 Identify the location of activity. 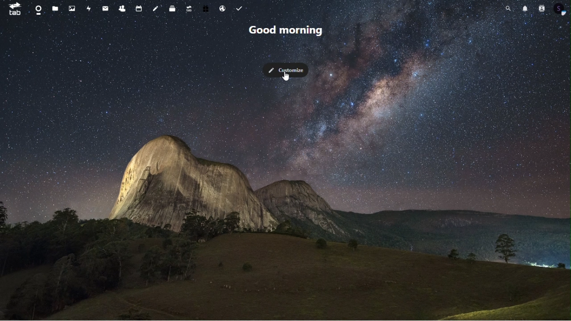
(89, 9).